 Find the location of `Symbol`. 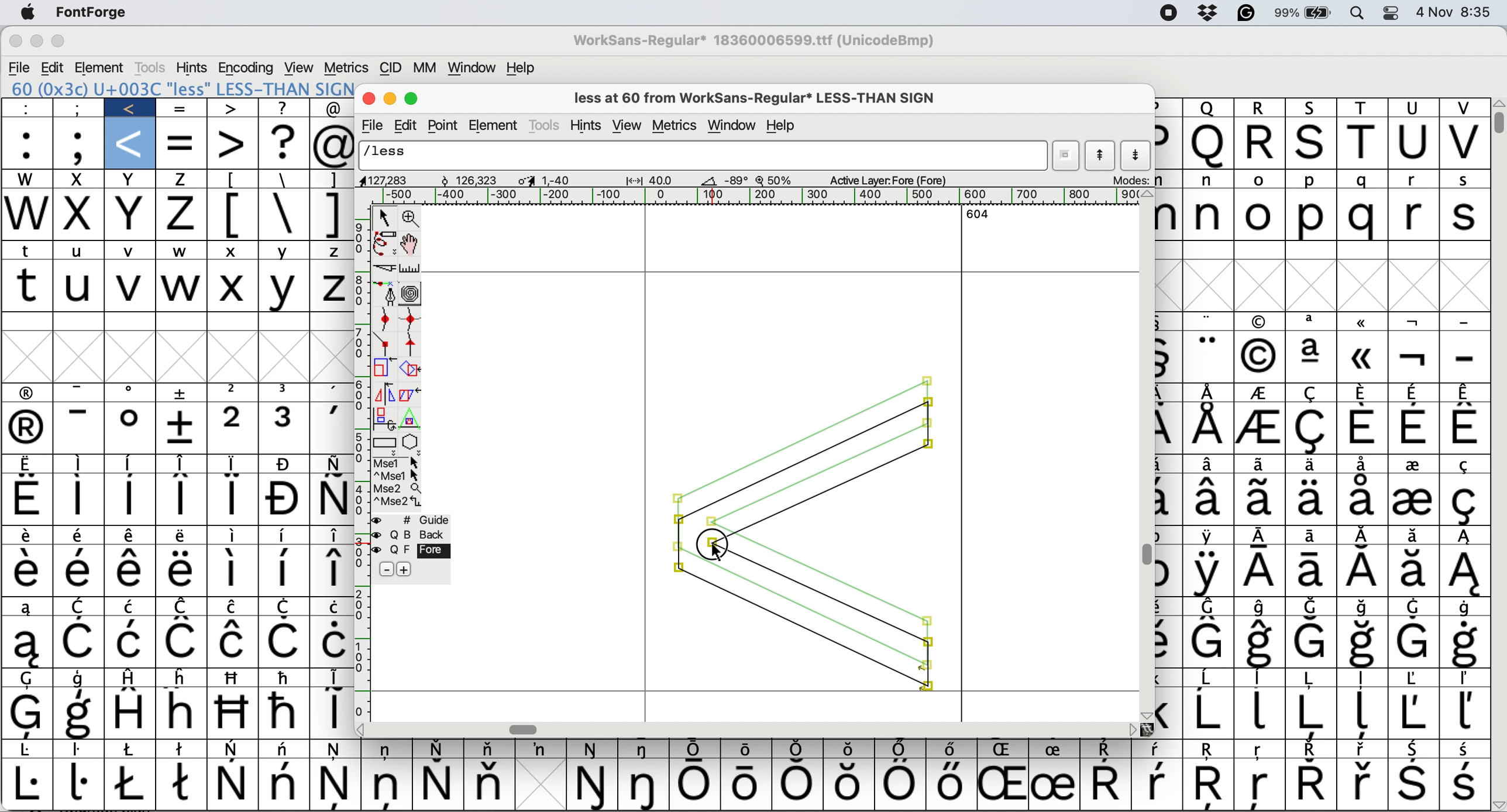

Symbol is located at coordinates (129, 500).